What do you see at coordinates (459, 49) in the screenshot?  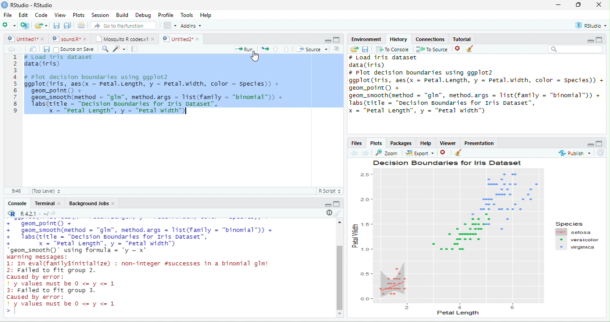 I see `close file` at bounding box center [459, 49].